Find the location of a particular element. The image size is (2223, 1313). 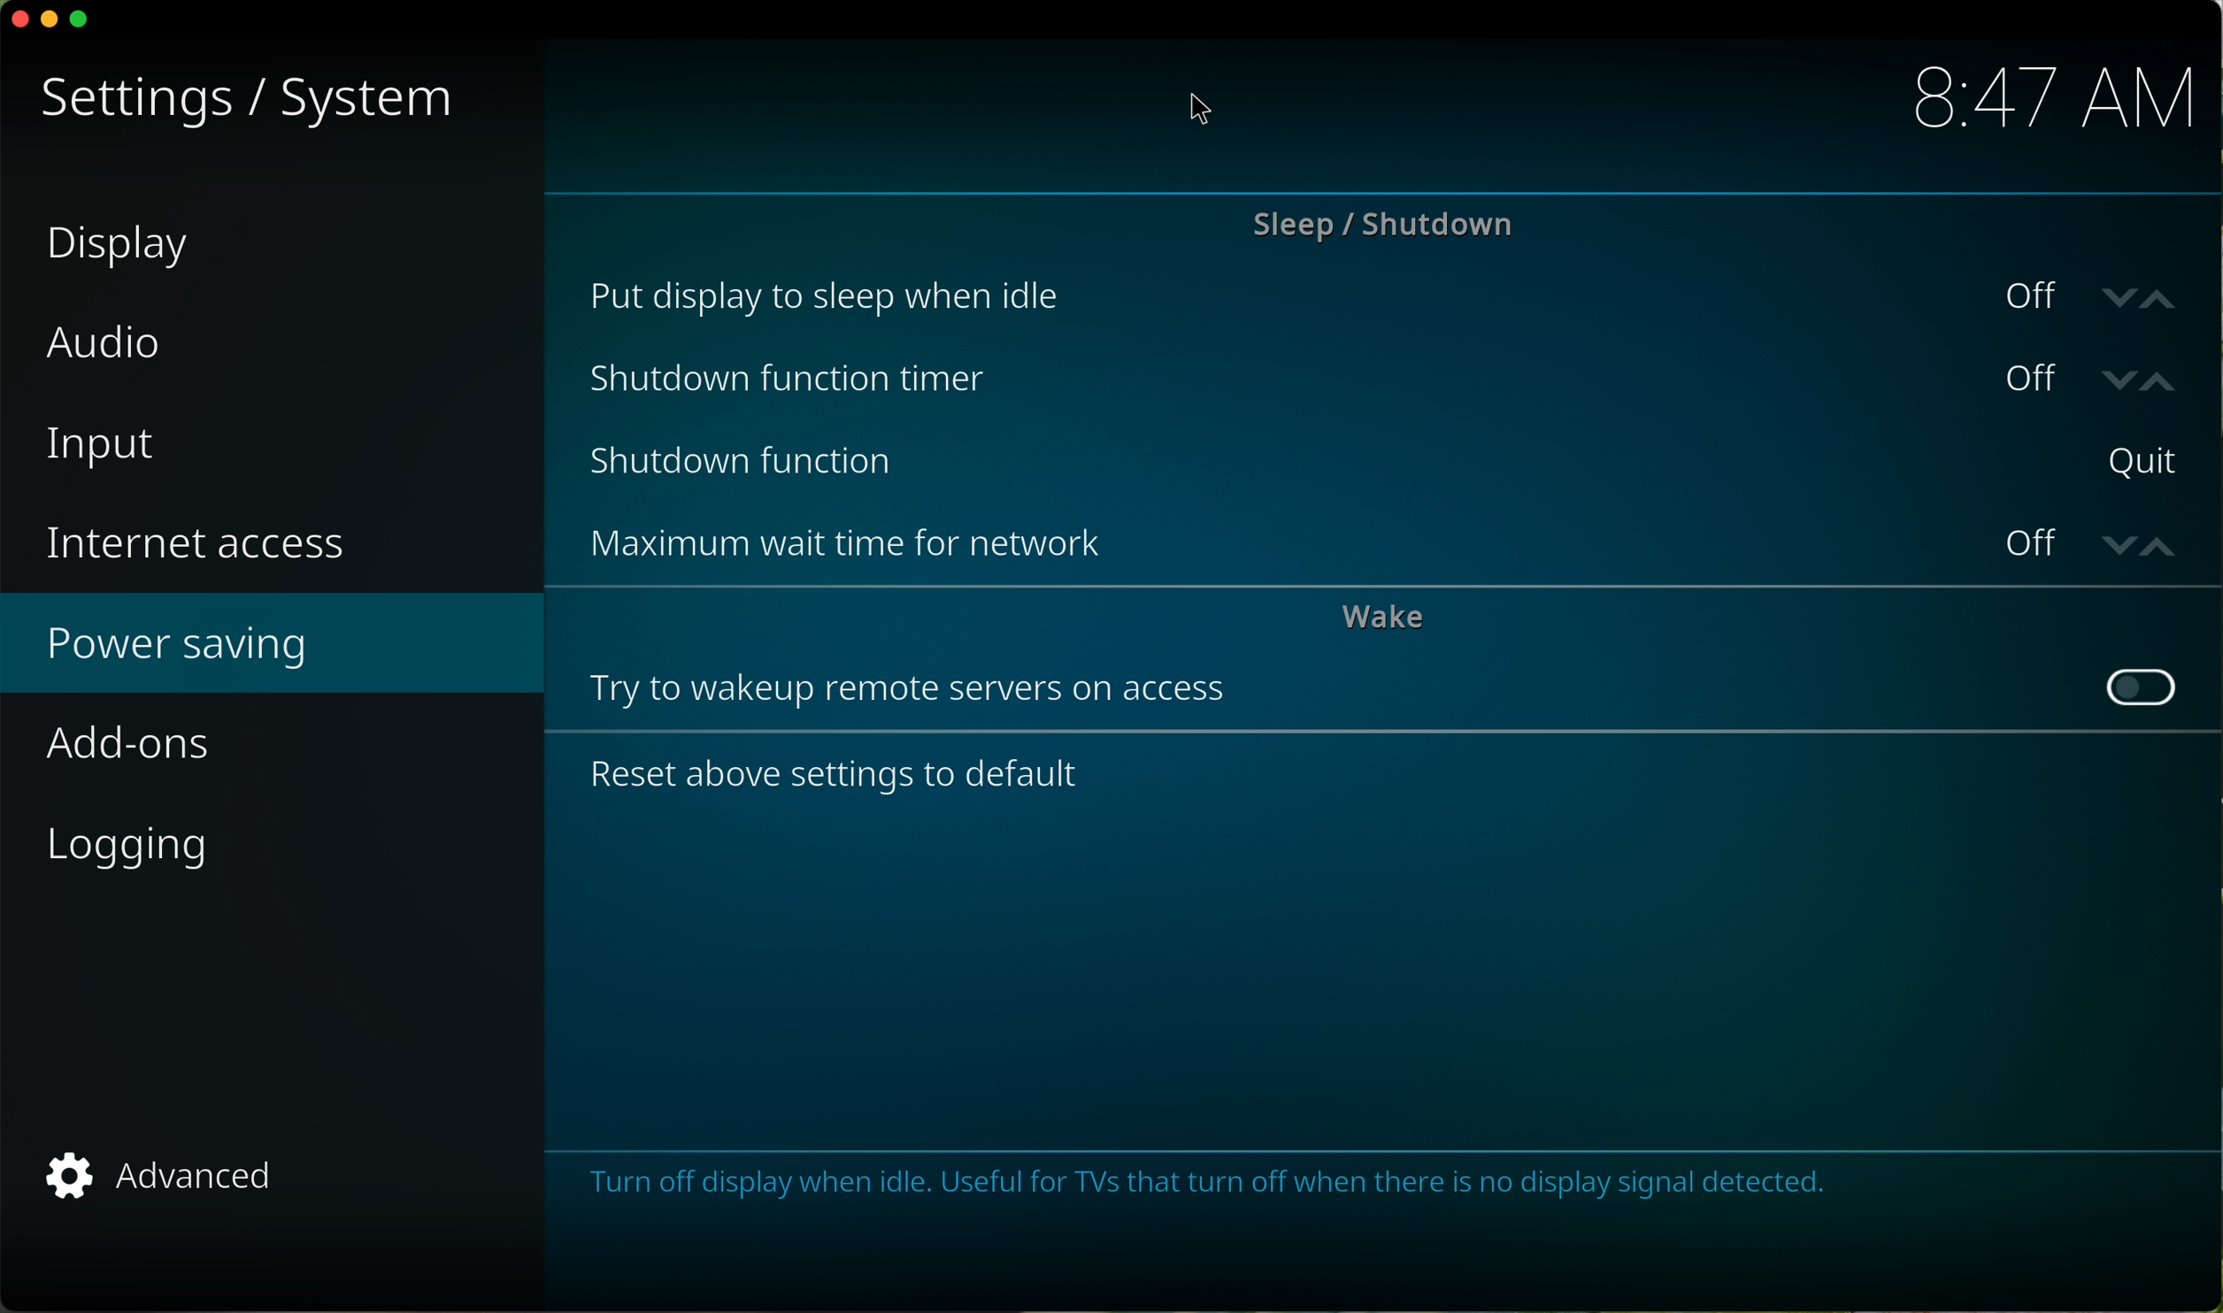

maximize program is located at coordinates (81, 21).